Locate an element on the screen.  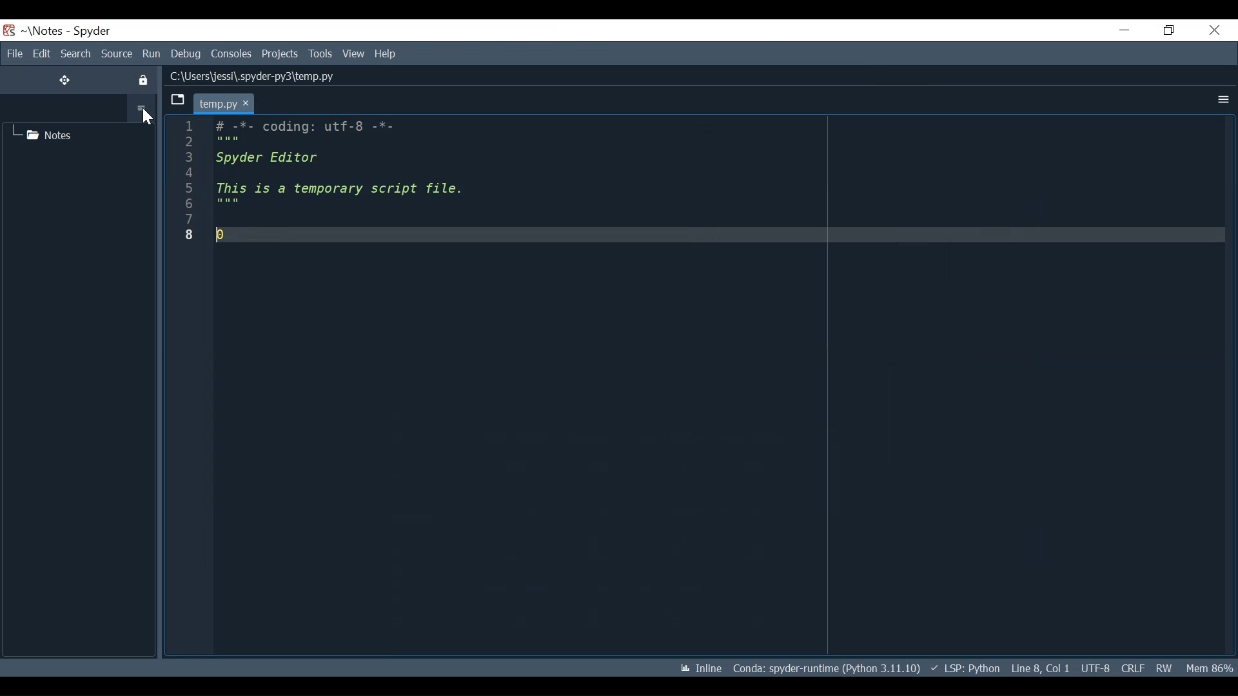
Minimize is located at coordinates (1125, 29).